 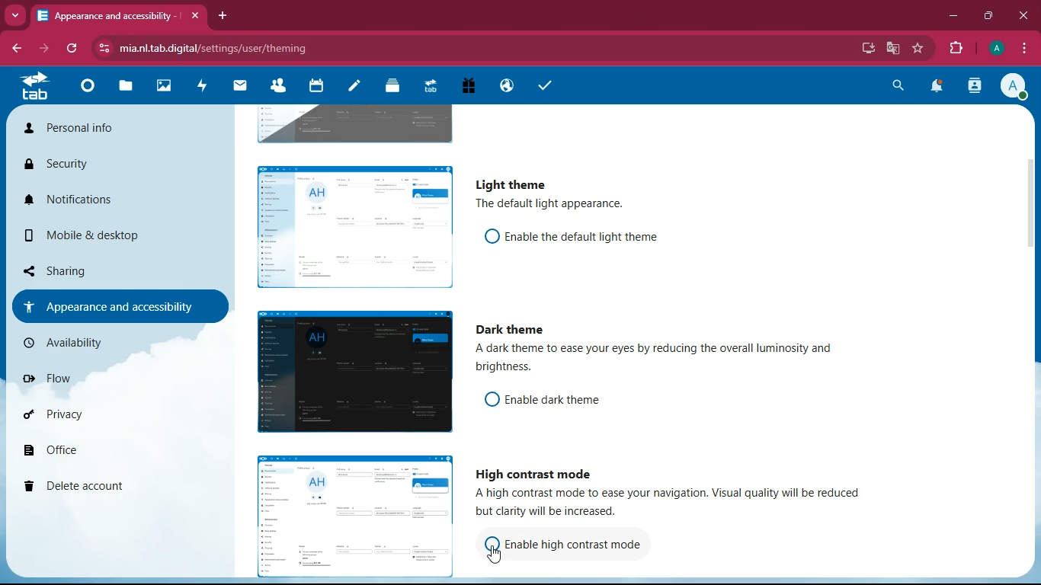 What do you see at coordinates (893, 48) in the screenshot?
I see `google translate` at bounding box center [893, 48].